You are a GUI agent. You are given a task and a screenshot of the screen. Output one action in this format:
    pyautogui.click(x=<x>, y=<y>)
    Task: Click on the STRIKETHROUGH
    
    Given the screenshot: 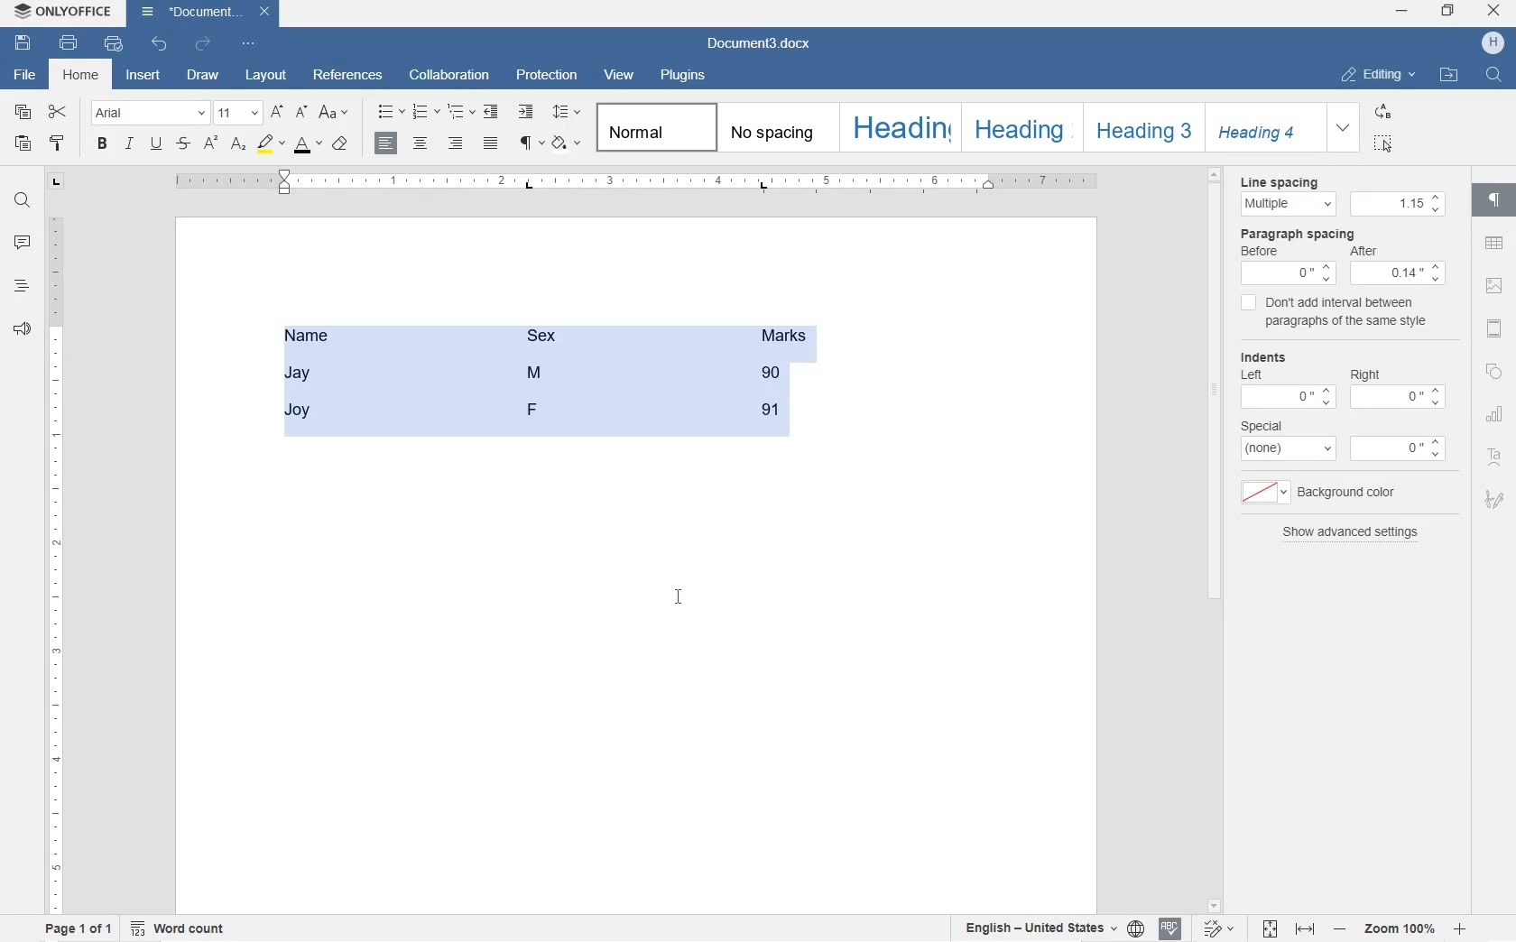 What is the action you would take?
    pyautogui.click(x=182, y=145)
    